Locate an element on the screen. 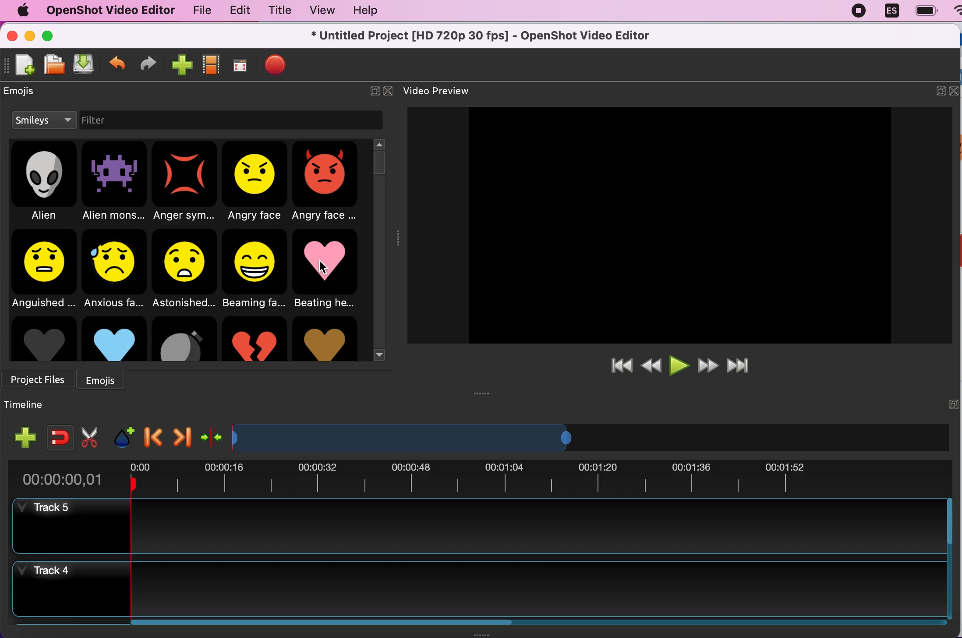  battery is located at coordinates (923, 11).